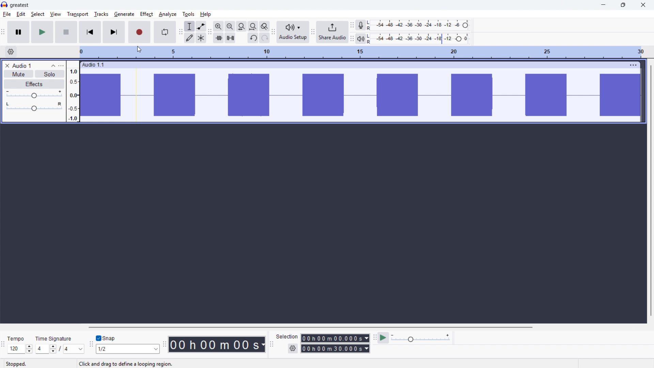  I want to click on select, so click(37, 14).